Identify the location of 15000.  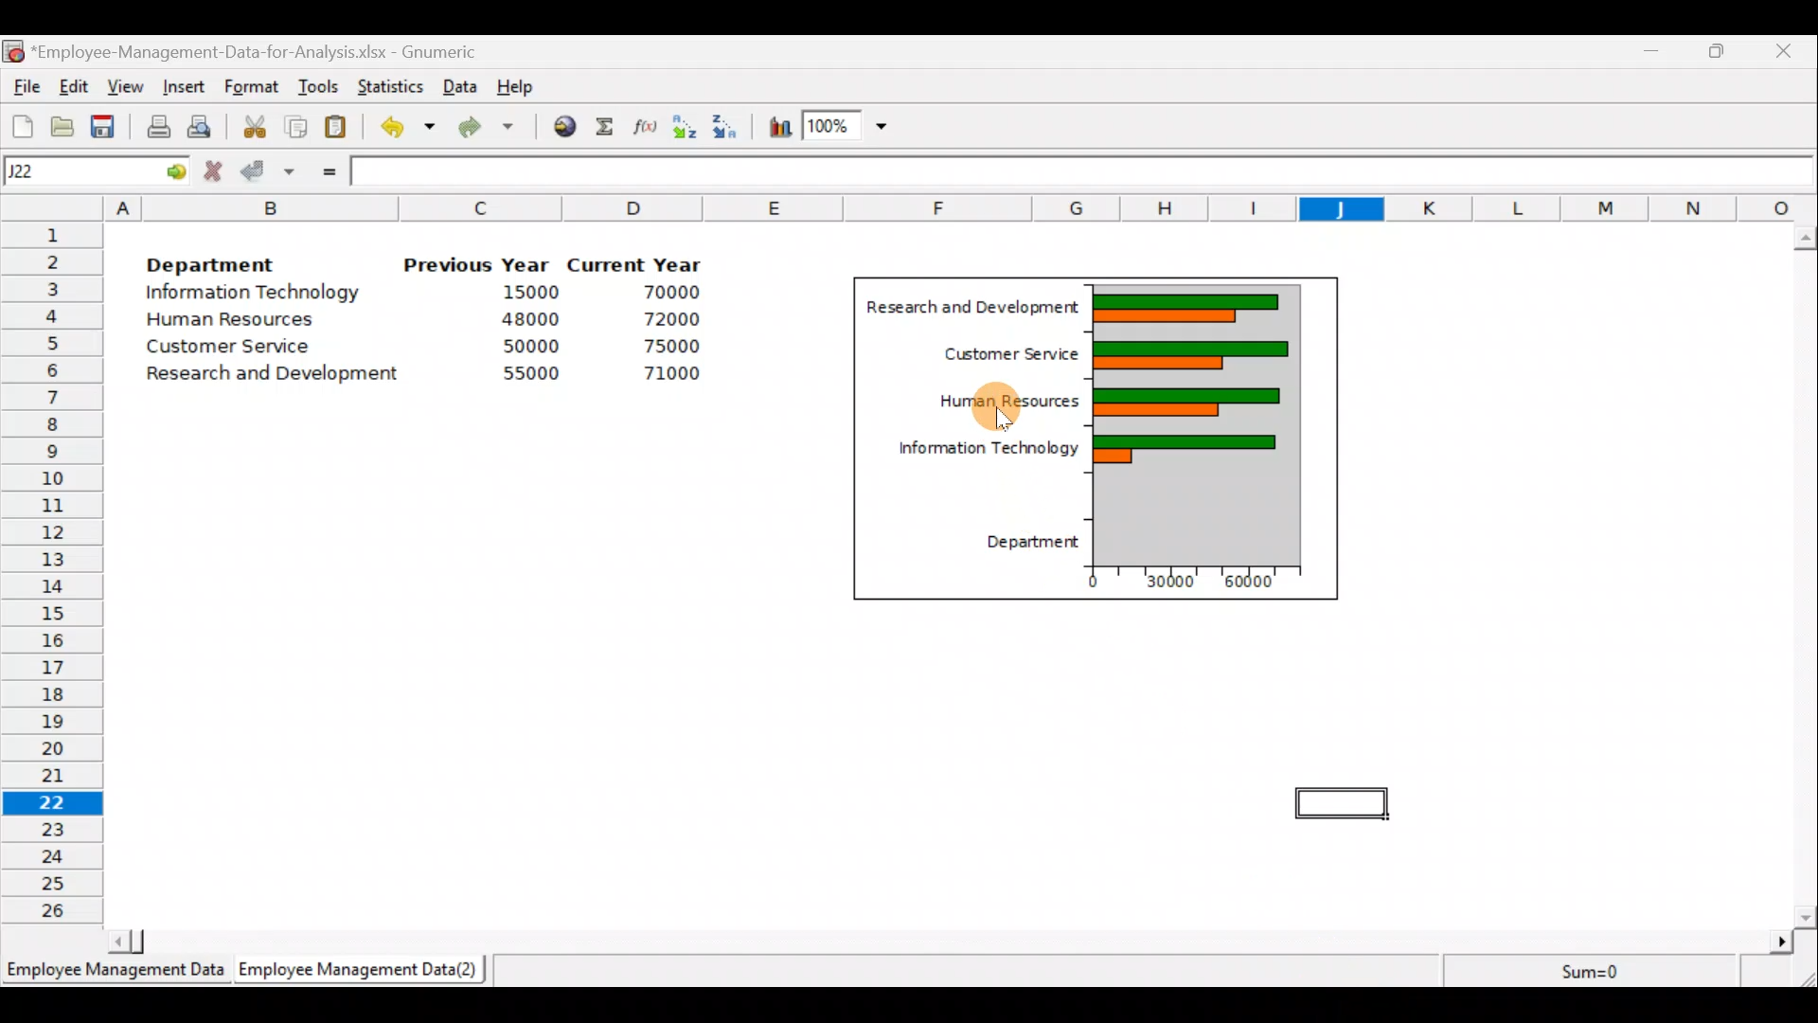
(525, 296).